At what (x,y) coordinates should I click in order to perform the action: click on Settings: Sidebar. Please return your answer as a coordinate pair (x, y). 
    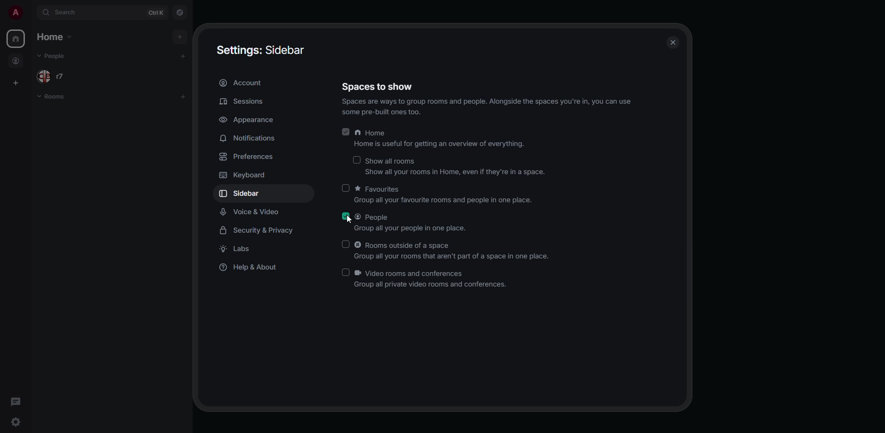
    Looking at the image, I should click on (262, 50).